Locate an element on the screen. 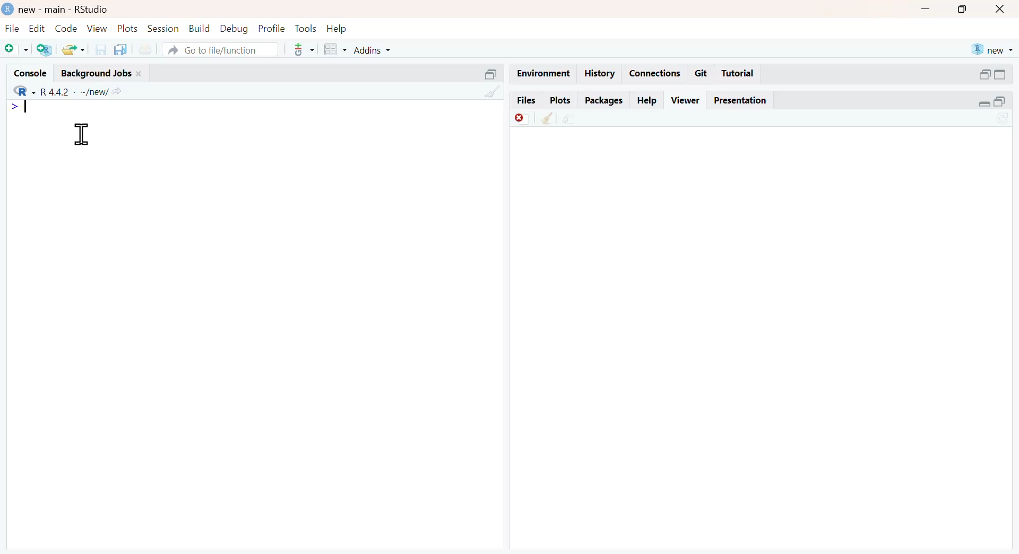 Image resolution: width=1019 pixels, height=554 pixels. new - main - RStudio is located at coordinates (63, 10).